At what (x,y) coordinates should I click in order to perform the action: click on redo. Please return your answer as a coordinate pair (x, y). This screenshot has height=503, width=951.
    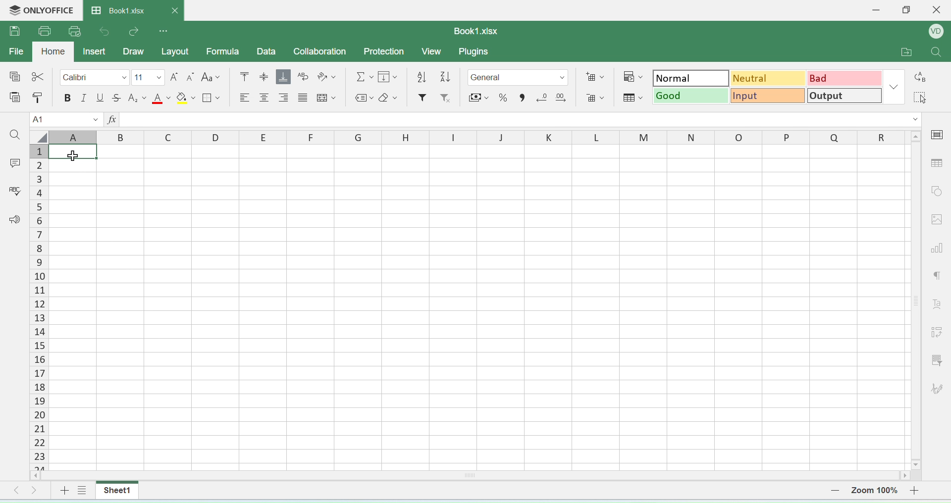
    Looking at the image, I should click on (134, 32).